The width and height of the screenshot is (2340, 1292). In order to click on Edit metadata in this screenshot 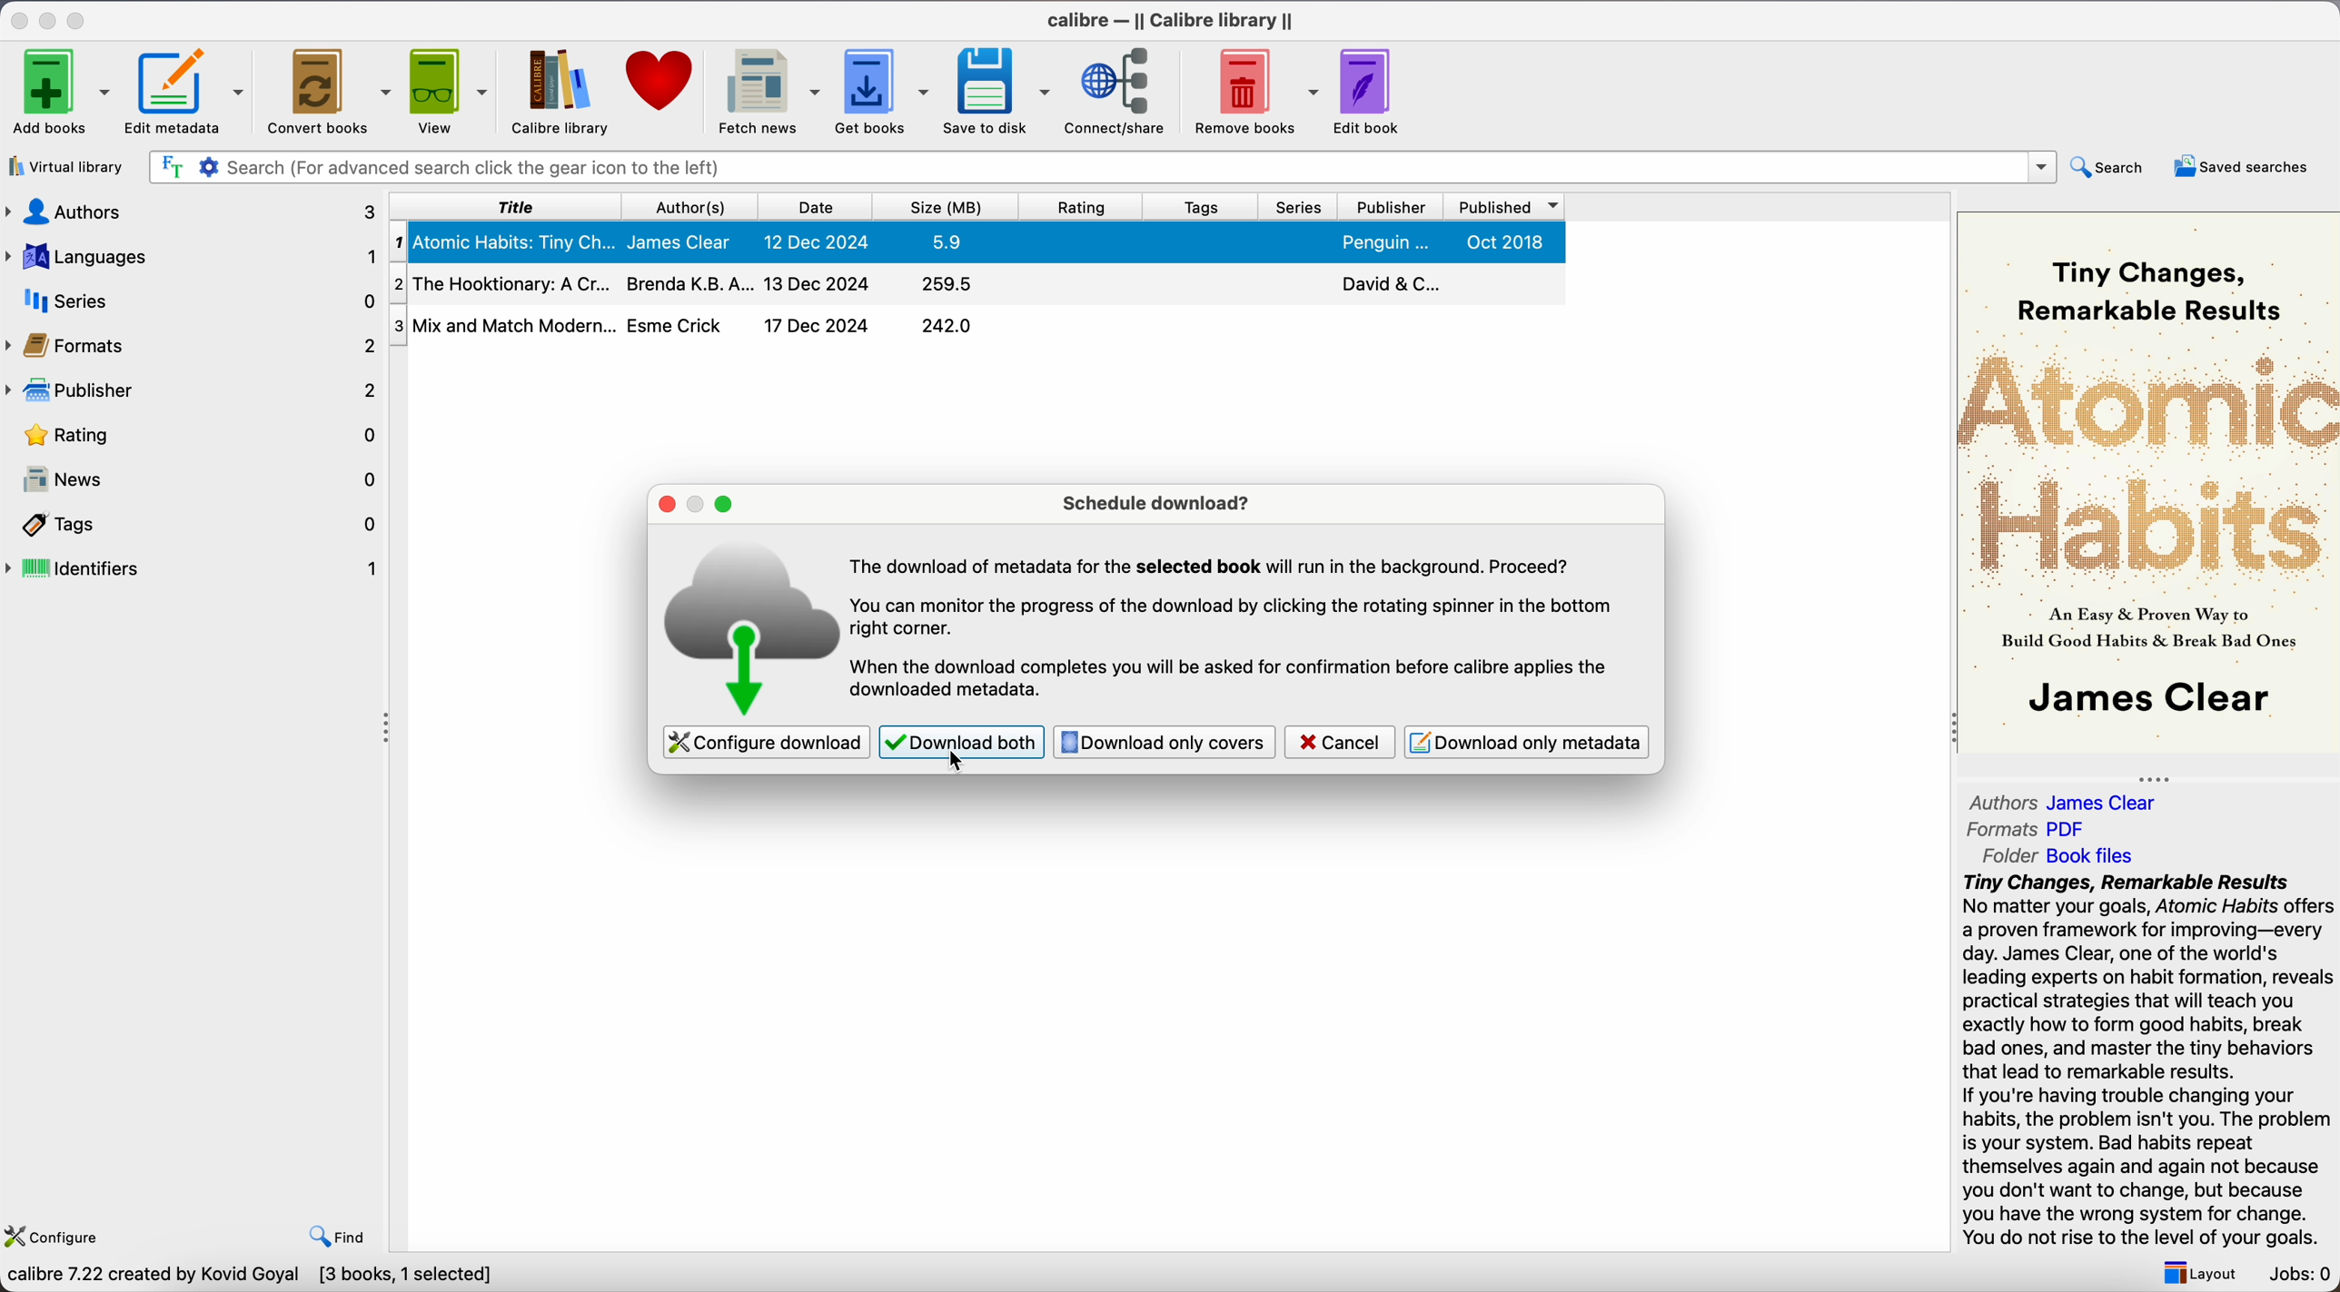, I will do `click(174, 91)`.